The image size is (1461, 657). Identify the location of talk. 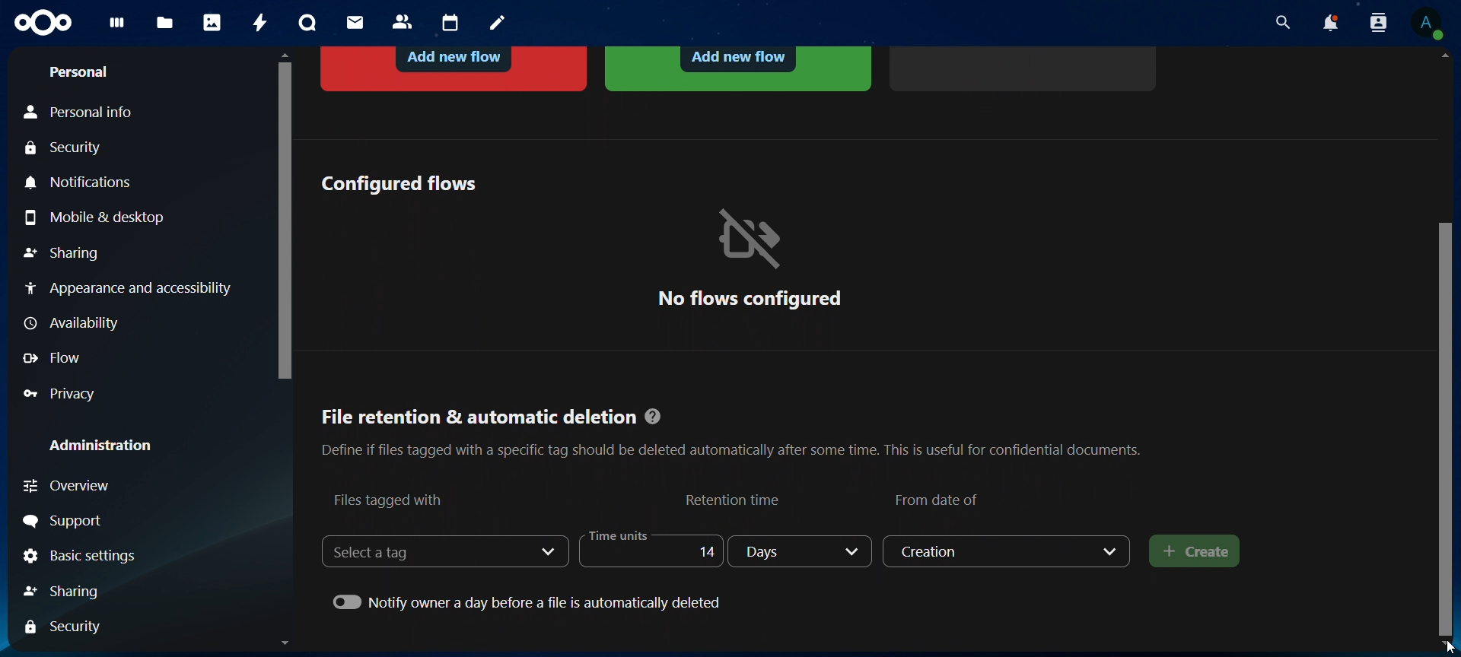
(307, 23).